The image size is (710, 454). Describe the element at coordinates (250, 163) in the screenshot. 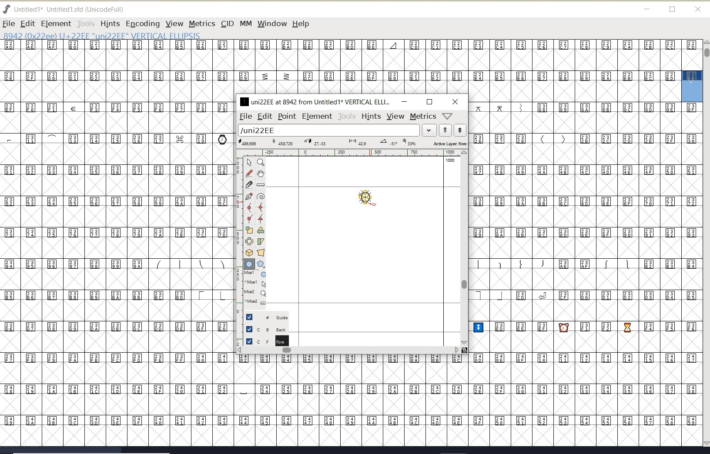

I see `pointer` at that location.